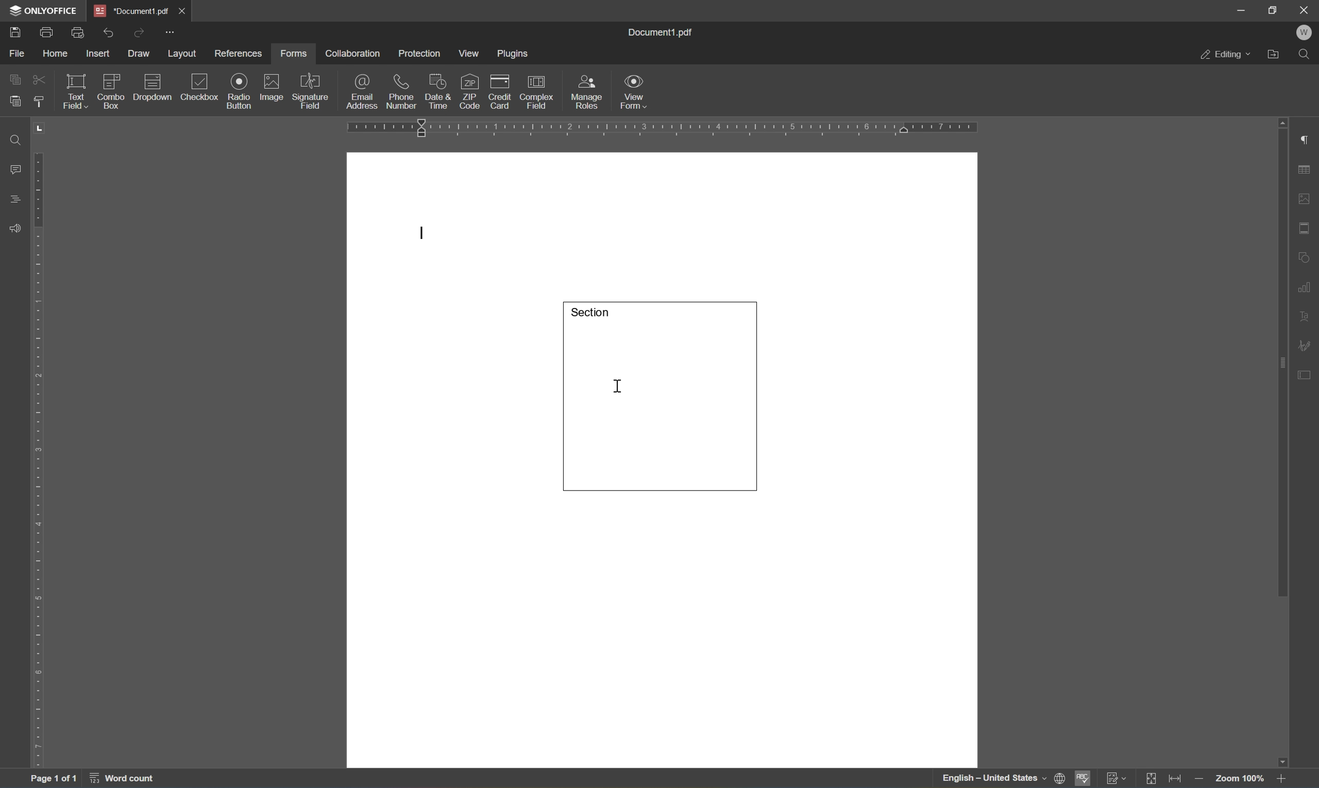  Describe the element at coordinates (38, 79) in the screenshot. I see `cut` at that location.